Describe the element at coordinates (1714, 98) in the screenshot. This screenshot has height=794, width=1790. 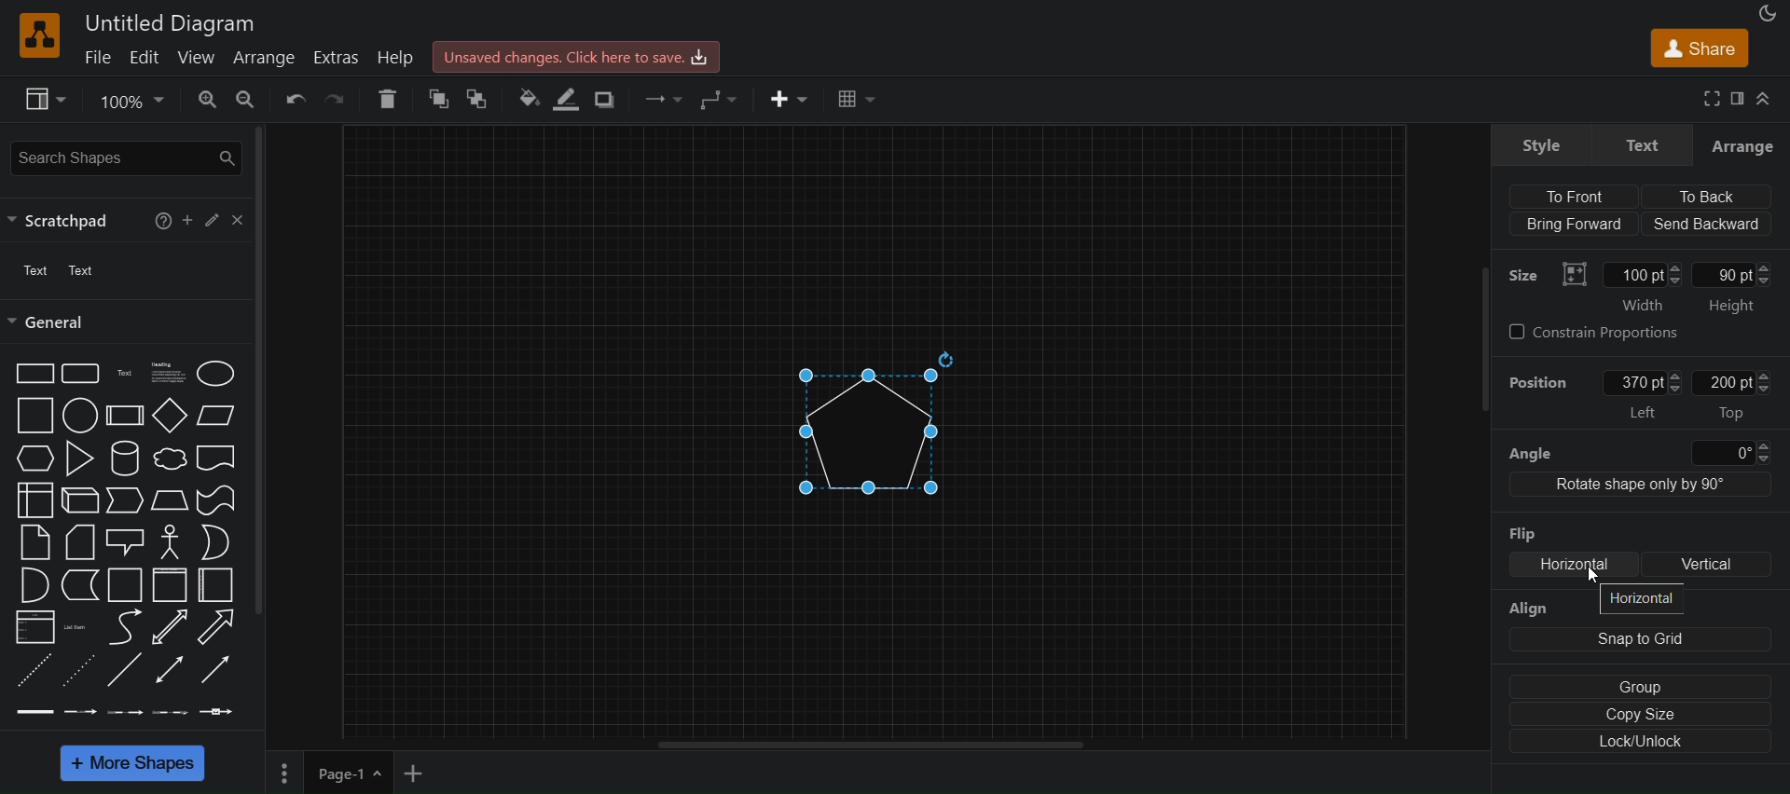
I see `fullscreen` at that location.